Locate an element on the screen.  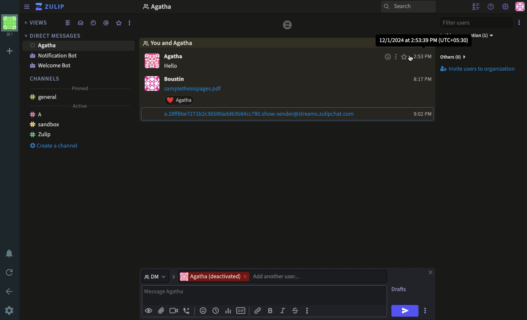
You and user is located at coordinates (170, 43).